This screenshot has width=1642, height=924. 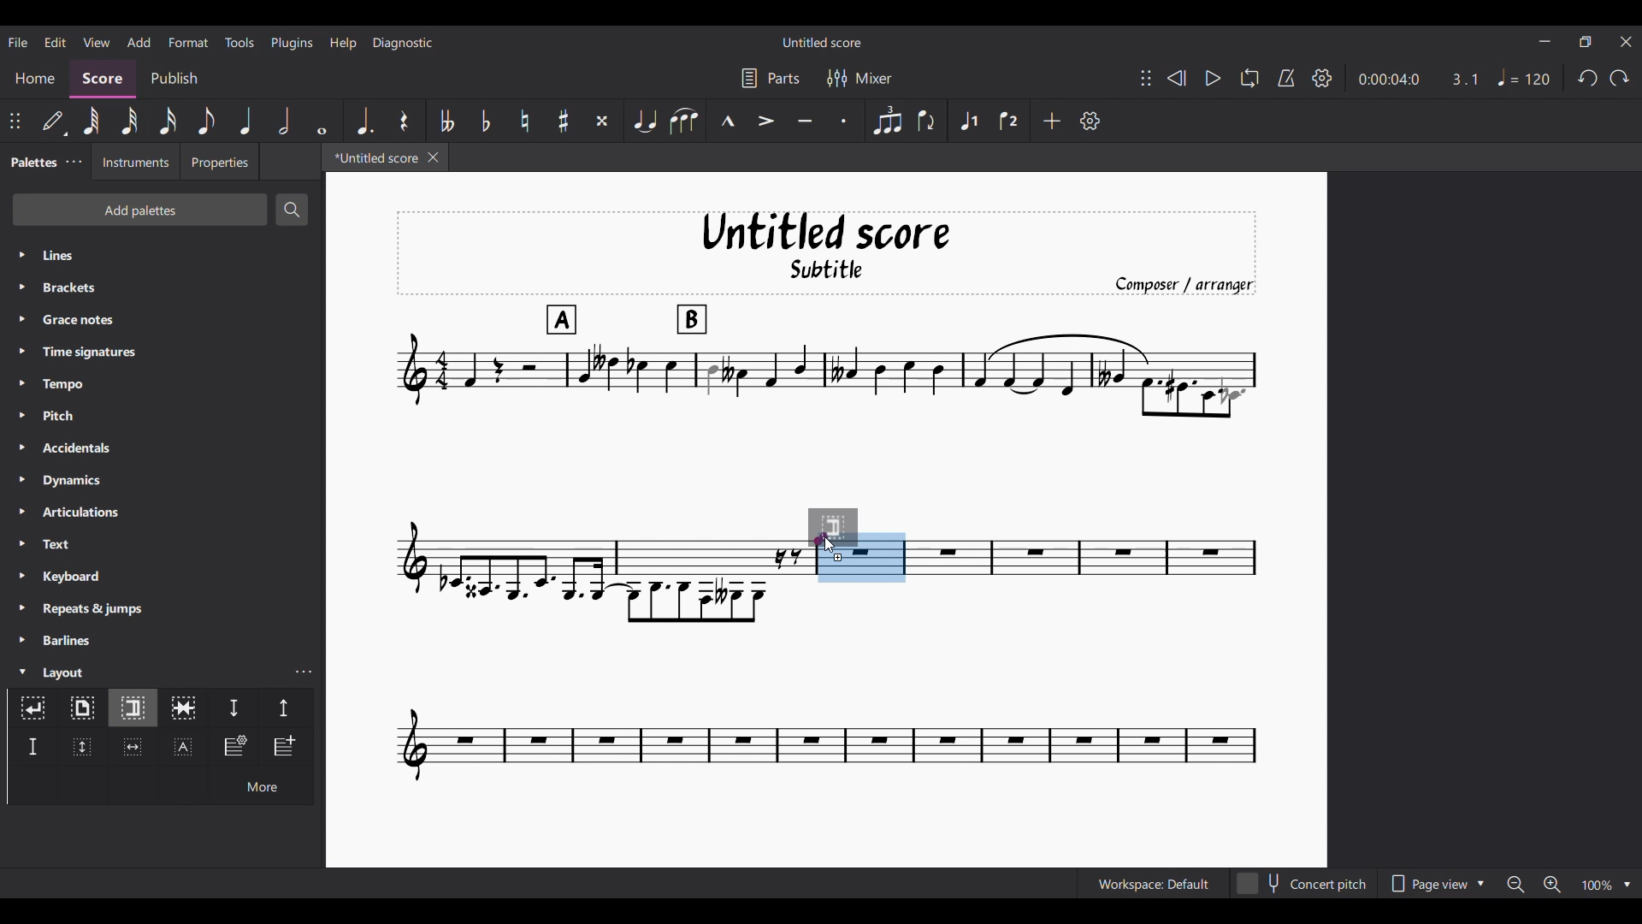 I want to click on File menu, so click(x=18, y=42).